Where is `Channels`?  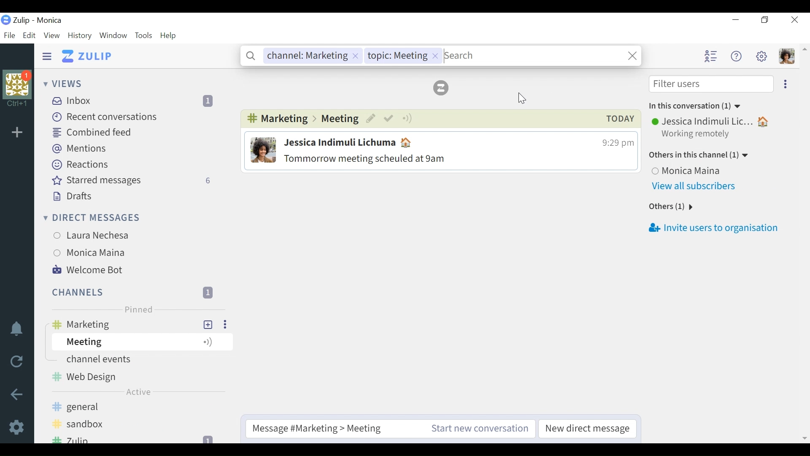
Channels is located at coordinates (133, 293).